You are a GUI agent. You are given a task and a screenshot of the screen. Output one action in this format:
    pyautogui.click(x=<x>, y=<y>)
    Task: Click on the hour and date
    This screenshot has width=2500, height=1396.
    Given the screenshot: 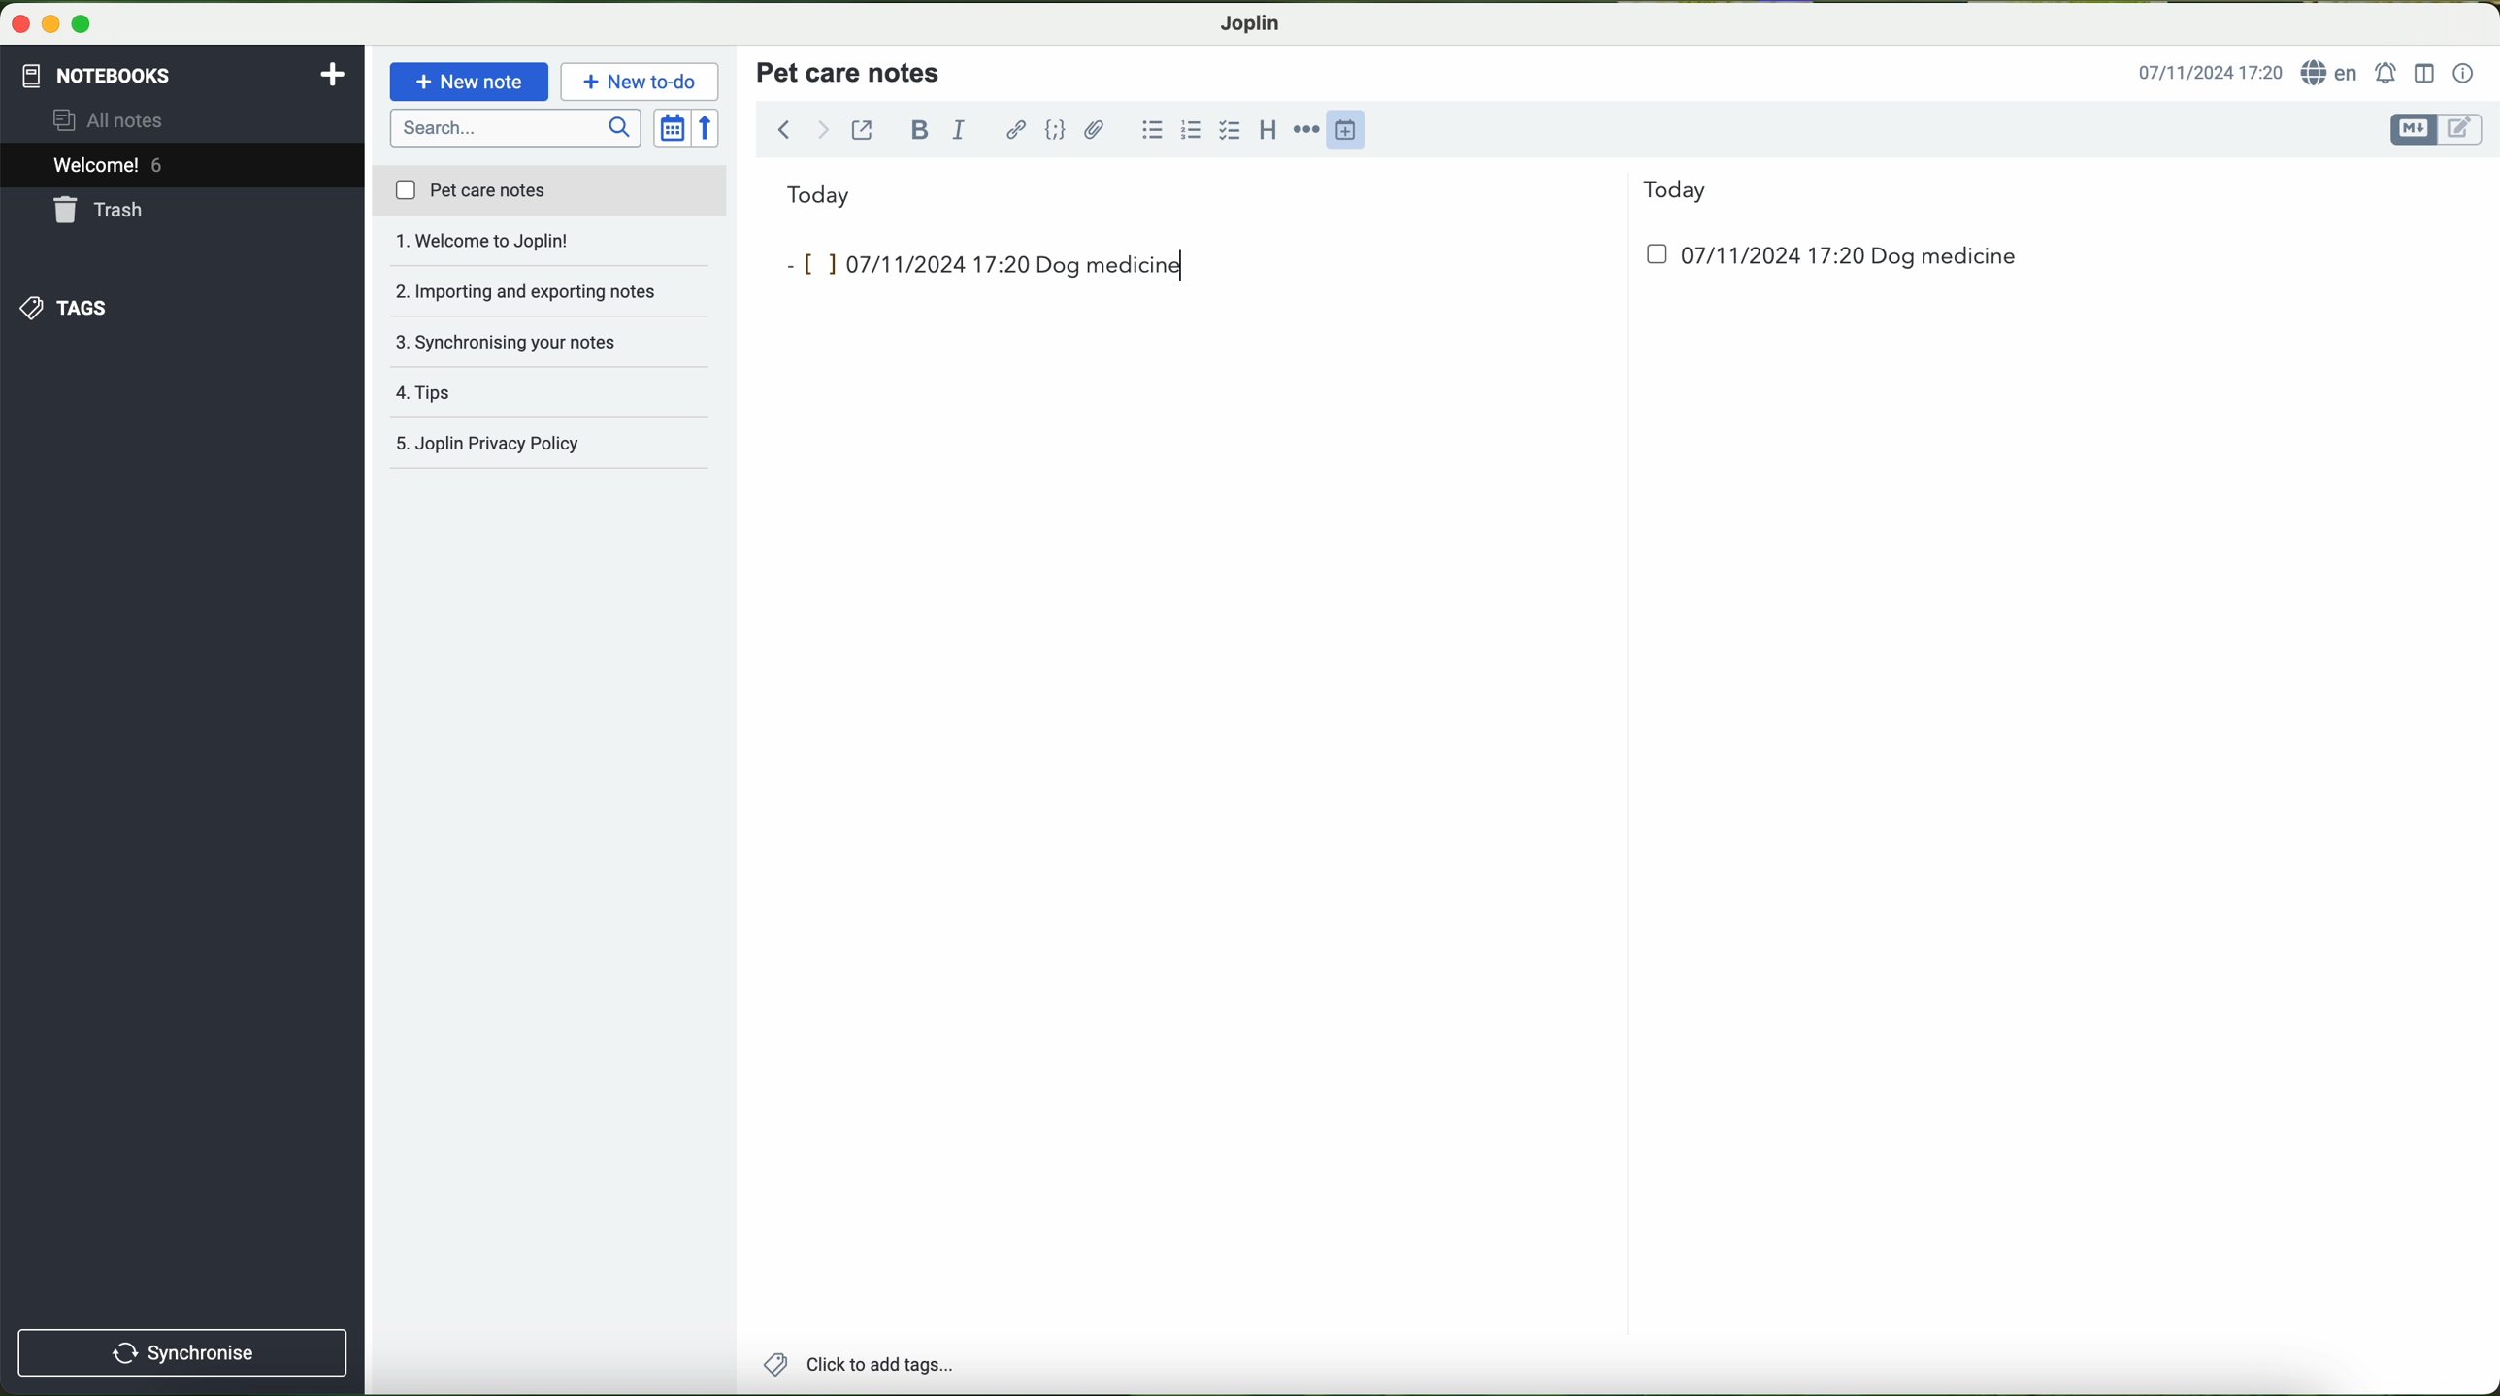 What is the action you would take?
    pyautogui.click(x=2209, y=74)
    